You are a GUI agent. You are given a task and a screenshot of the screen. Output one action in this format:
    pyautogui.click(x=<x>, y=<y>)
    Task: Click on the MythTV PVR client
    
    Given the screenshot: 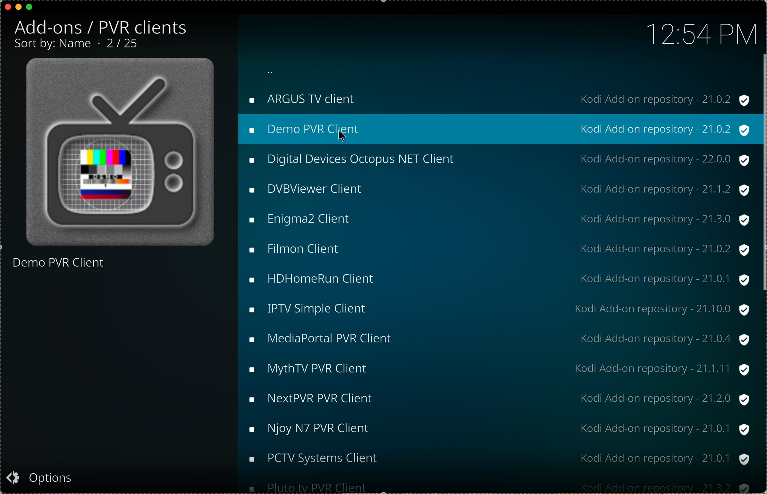 What is the action you would take?
    pyautogui.click(x=319, y=370)
    